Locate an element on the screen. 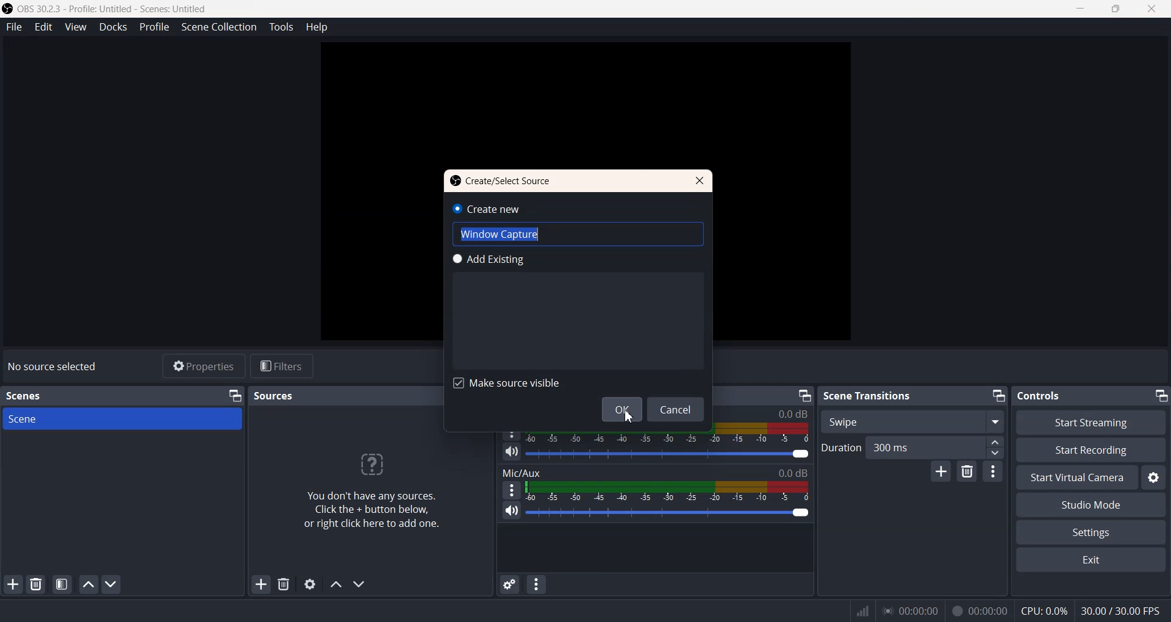 The width and height of the screenshot is (1171, 622). Controls is located at coordinates (1042, 396).